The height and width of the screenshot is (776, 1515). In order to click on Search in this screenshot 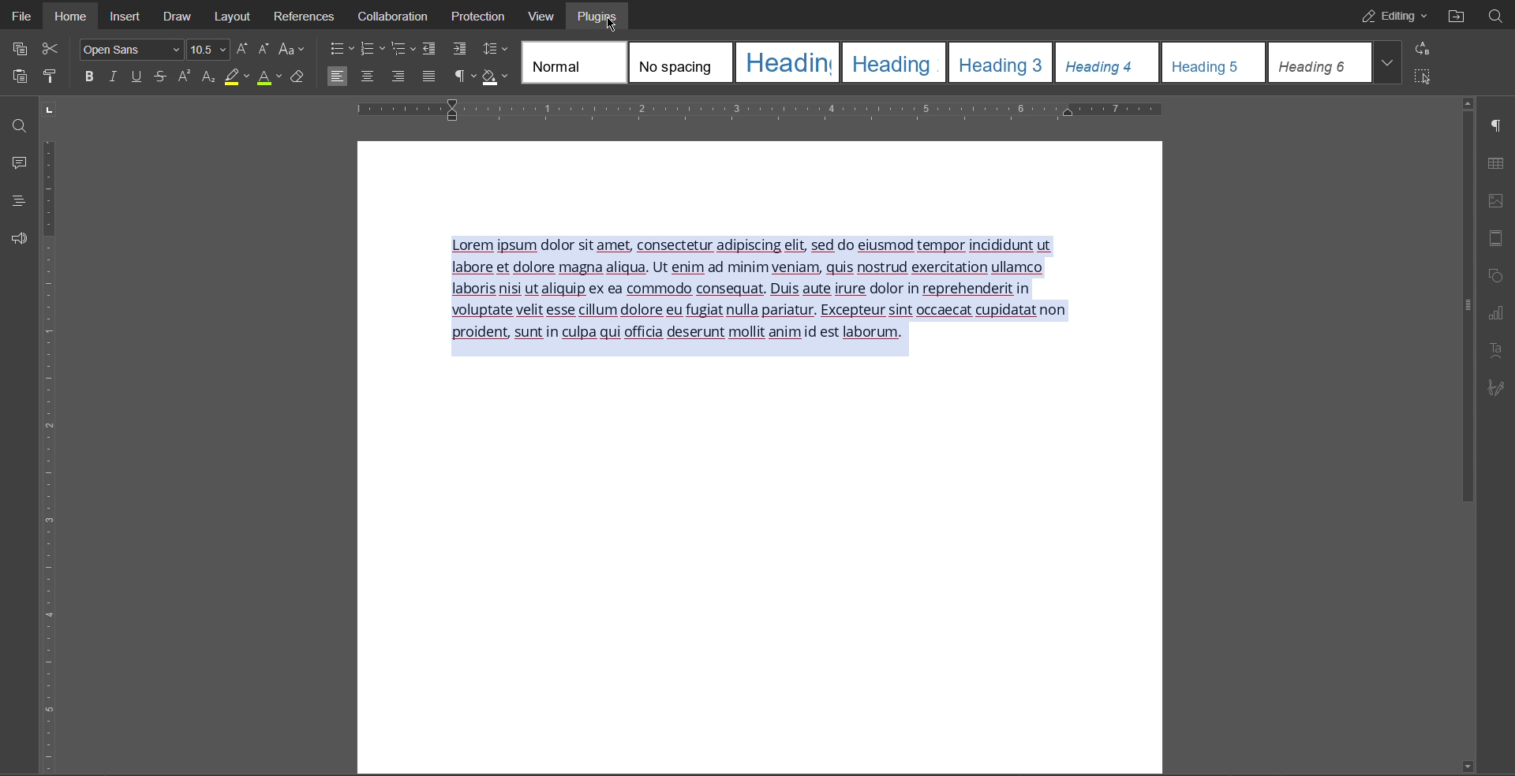, I will do `click(13, 122)`.